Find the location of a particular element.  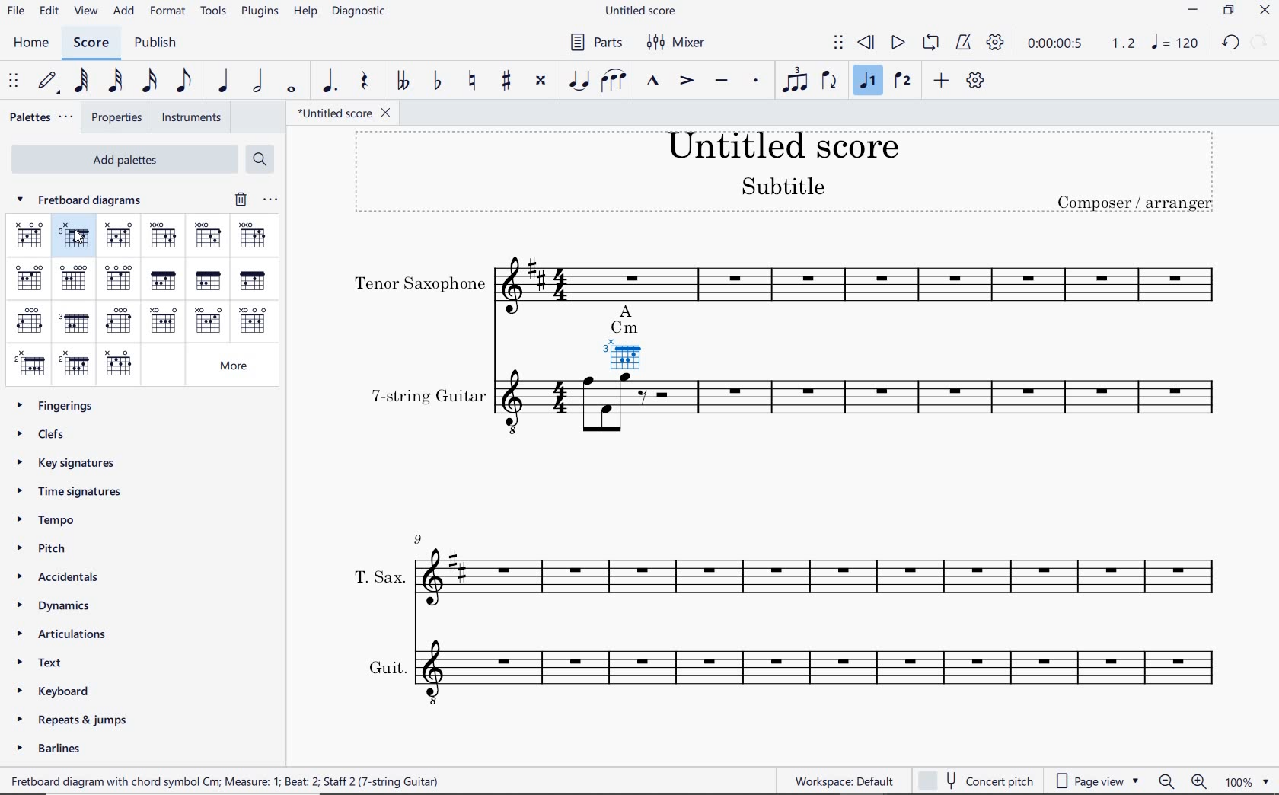

SELECT TO MOVE is located at coordinates (838, 43).